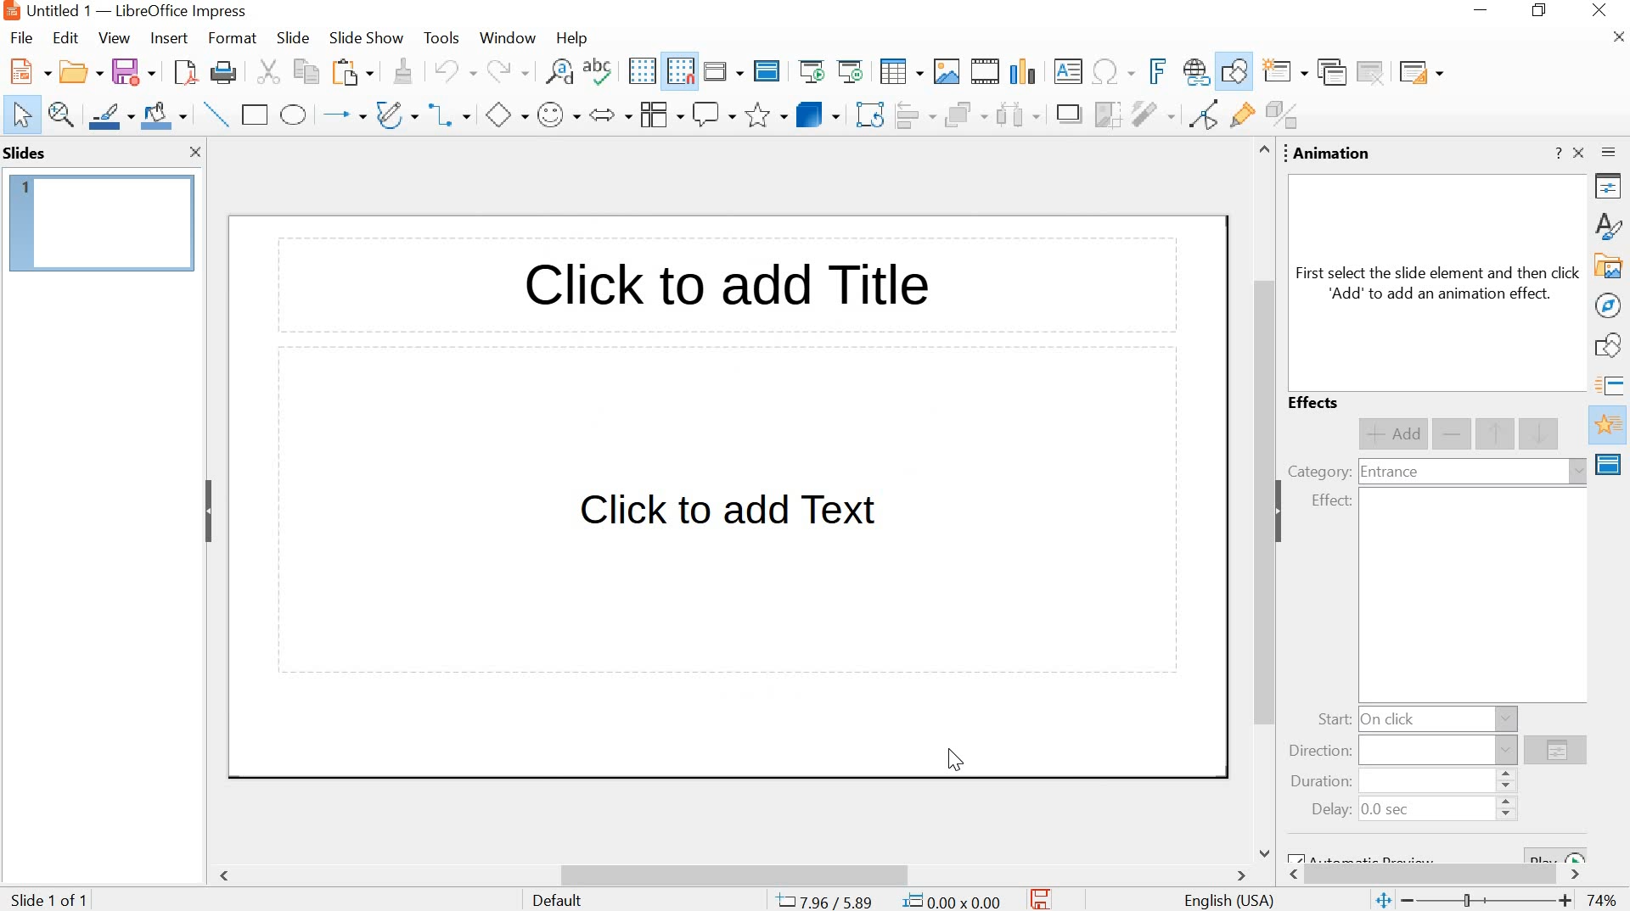  What do you see at coordinates (1392, 434) in the screenshot?
I see `add` at bounding box center [1392, 434].